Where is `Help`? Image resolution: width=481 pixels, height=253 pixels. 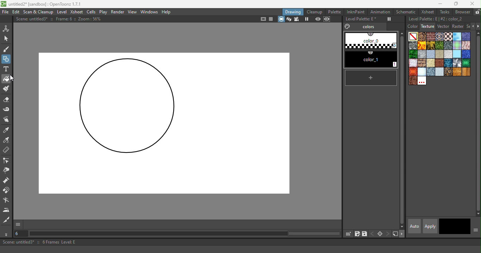
Help is located at coordinates (166, 12).